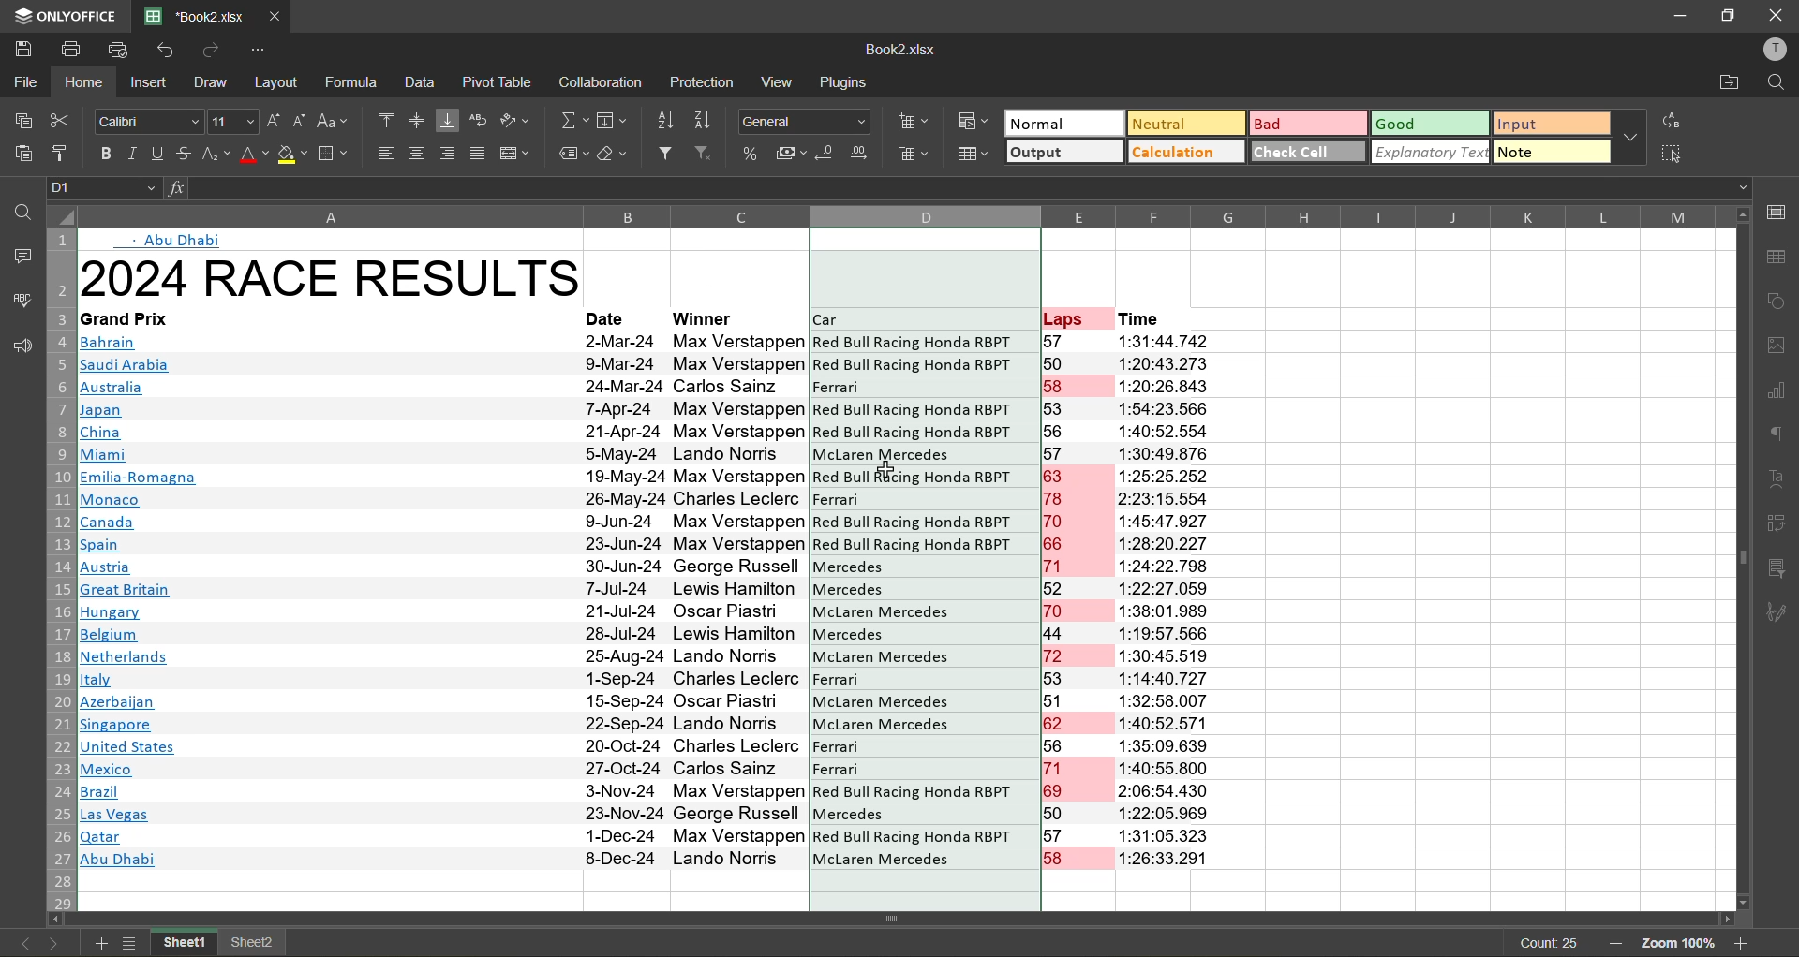 This screenshot has width=1799, height=957. Describe the element at coordinates (803, 119) in the screenshot. I see `General` at that location.